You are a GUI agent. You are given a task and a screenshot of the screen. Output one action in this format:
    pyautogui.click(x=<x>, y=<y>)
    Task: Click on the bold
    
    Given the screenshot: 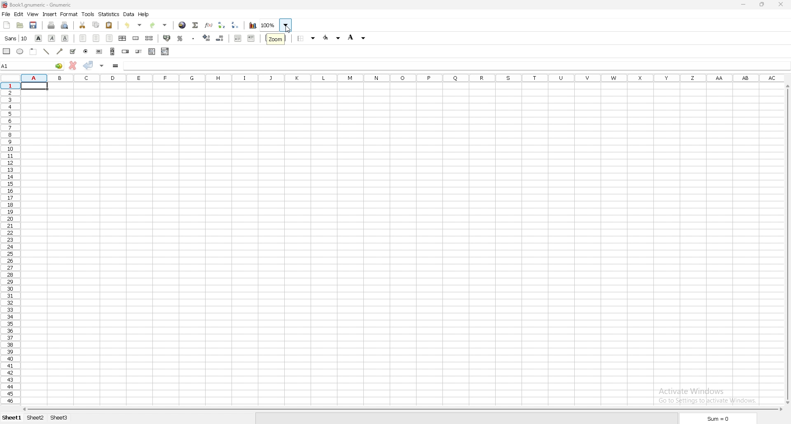 What is the action you would take?
    pyautogui.click(x=39, y=38)
    